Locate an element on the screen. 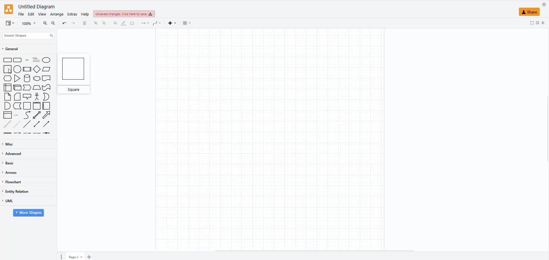  untitled diagram is located at coordinates (36, 7).